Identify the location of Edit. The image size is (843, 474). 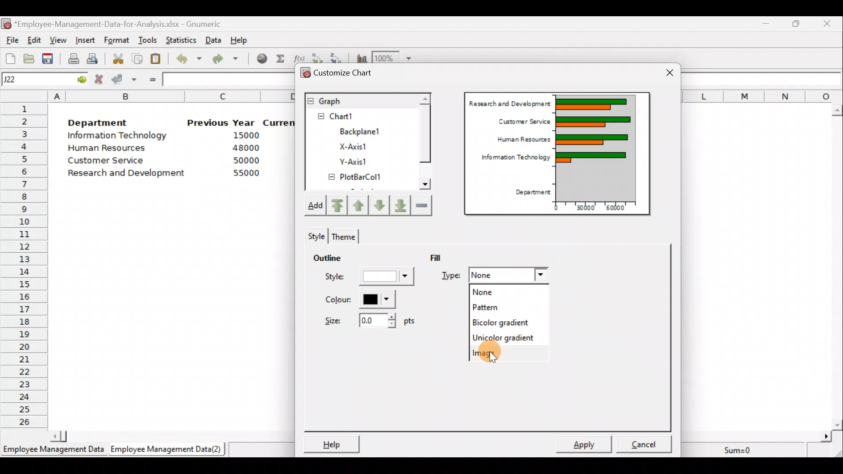
(35, 39).